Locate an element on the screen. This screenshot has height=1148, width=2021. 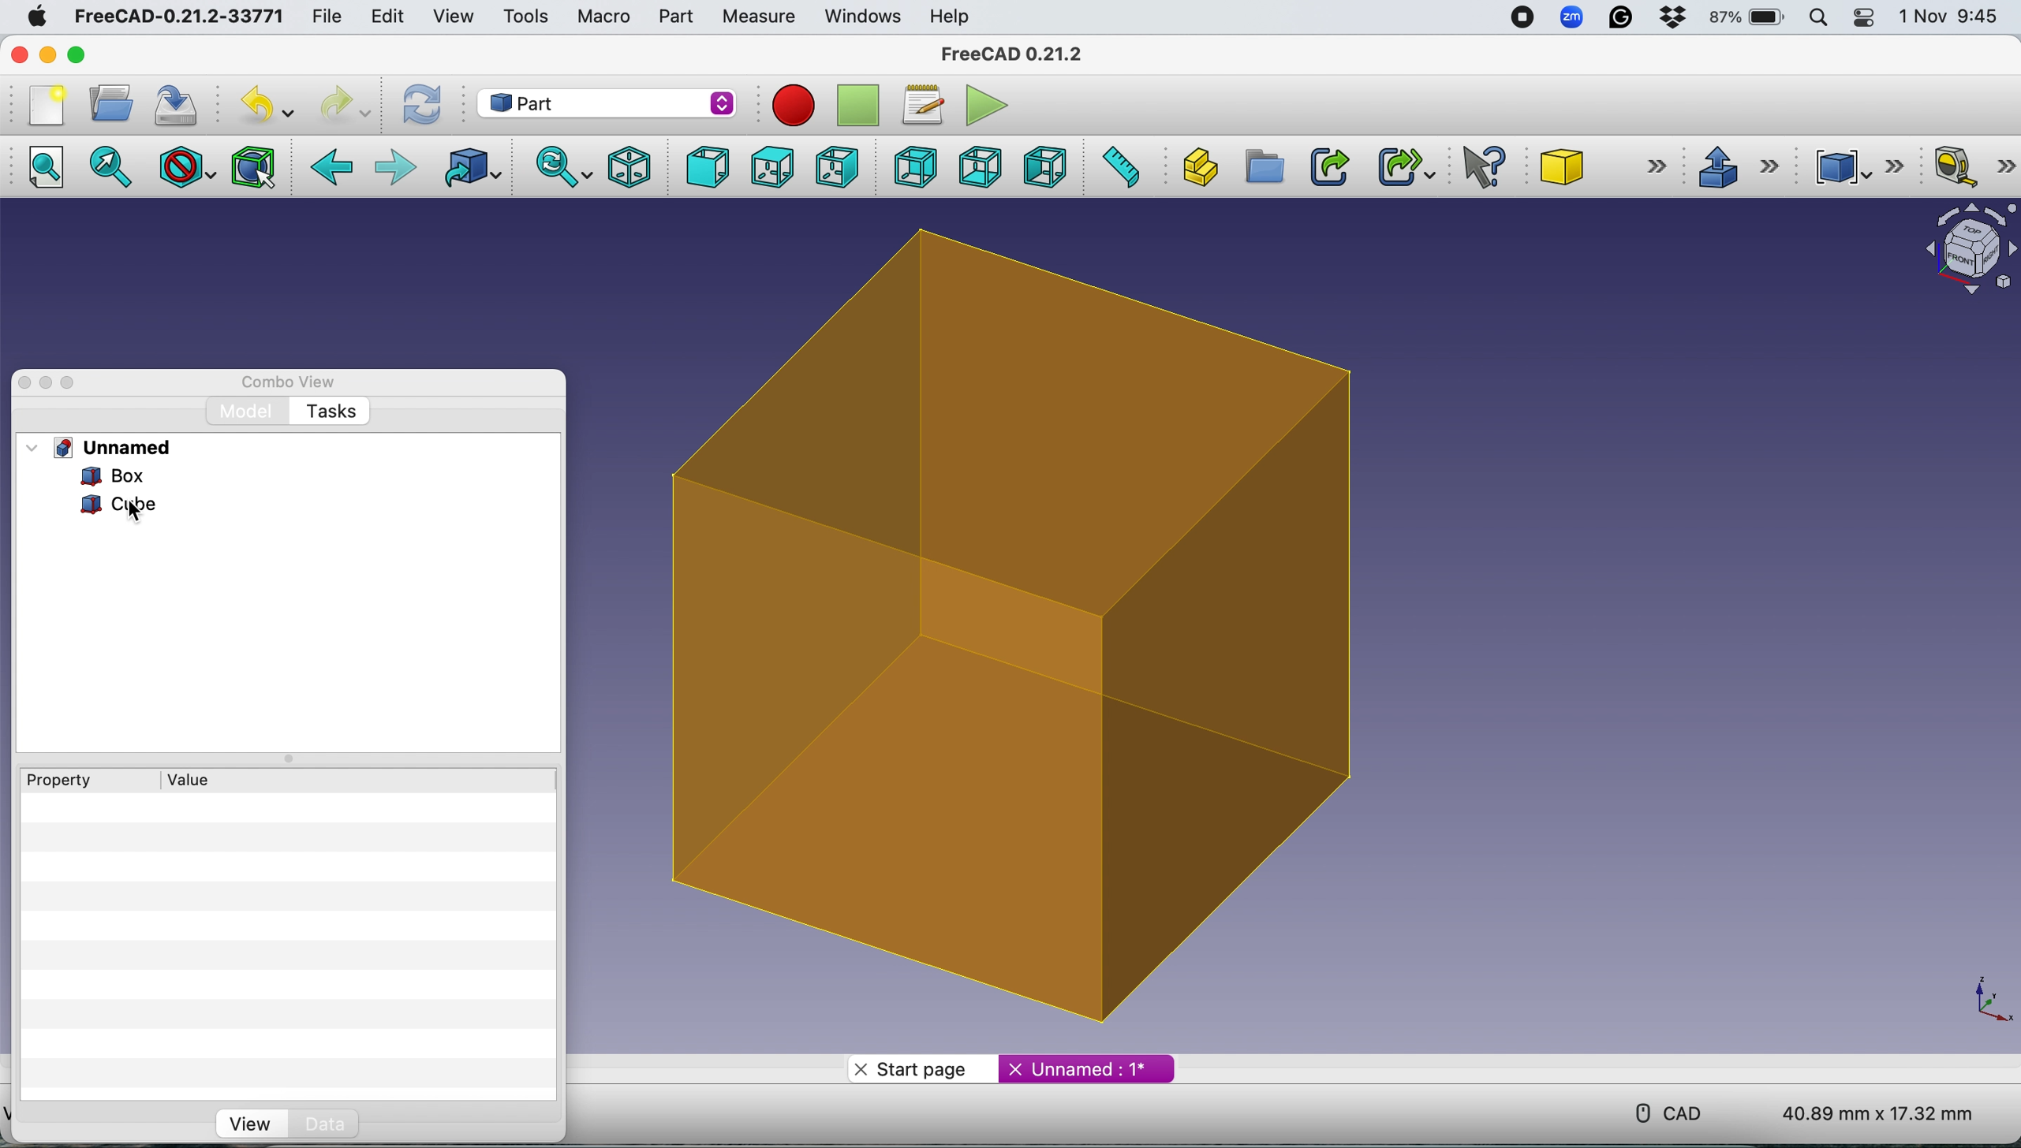
Part is located at coordinates (675, 17).